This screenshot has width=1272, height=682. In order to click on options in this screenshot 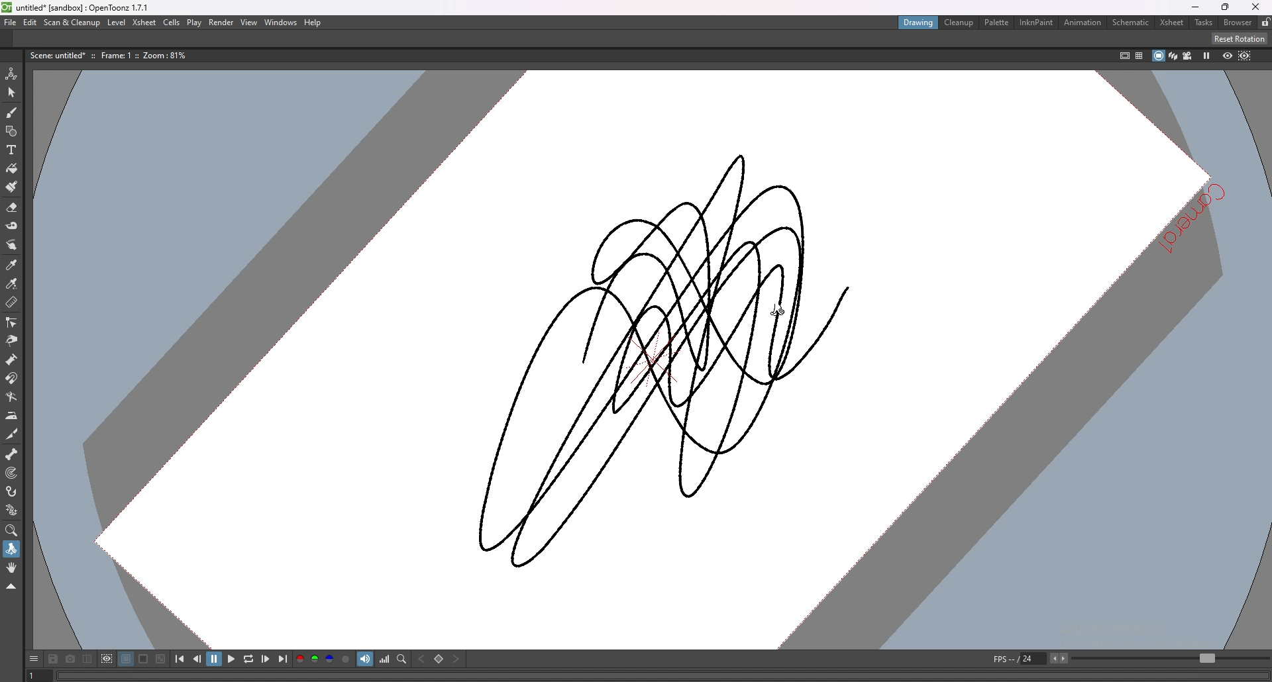, I will do `click(33, 659)`.